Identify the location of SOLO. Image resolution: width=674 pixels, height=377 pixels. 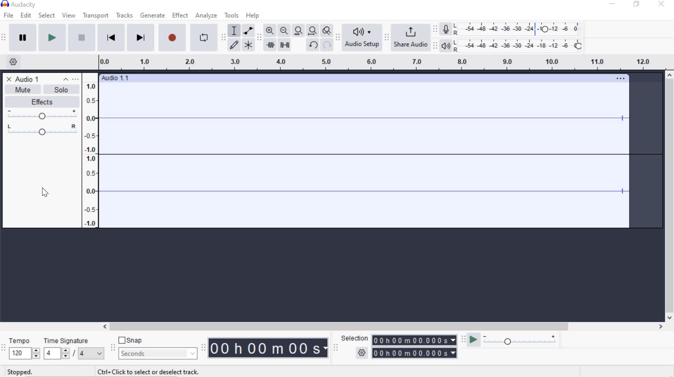
(59, 89).